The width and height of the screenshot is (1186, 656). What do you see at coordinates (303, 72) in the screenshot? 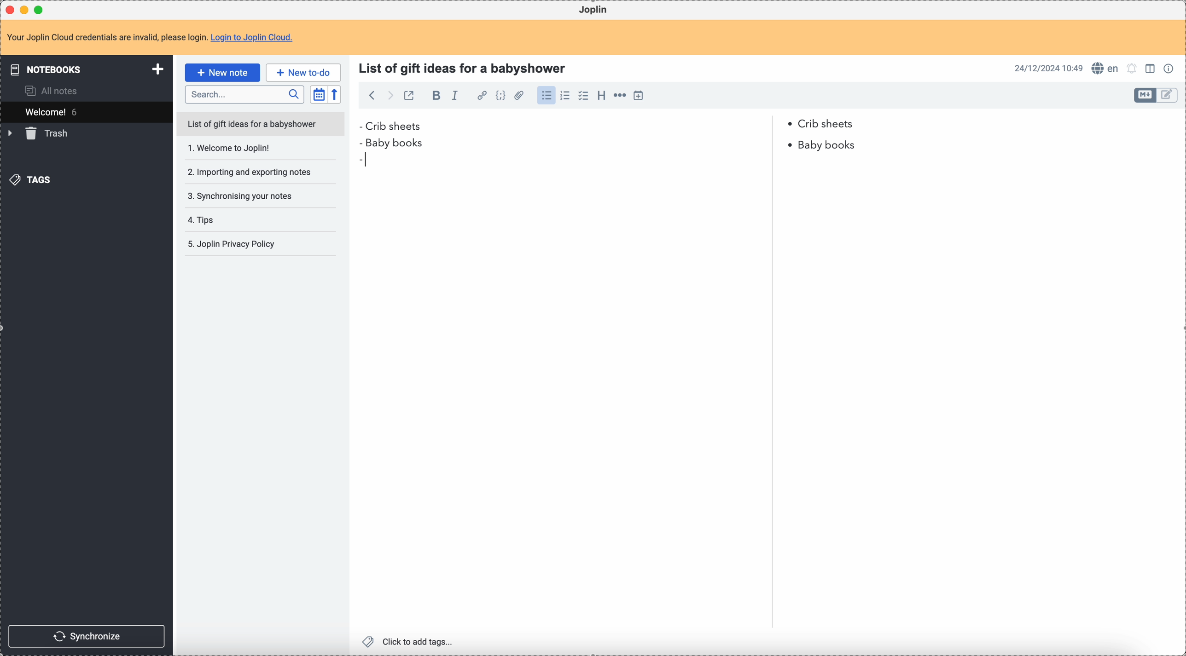
I see `new to-do` at bounding box center [303, 72].